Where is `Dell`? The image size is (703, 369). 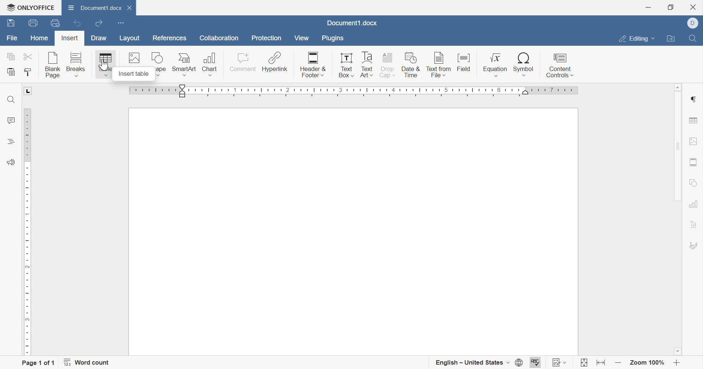
Dell is located at coordinates (693, 24).